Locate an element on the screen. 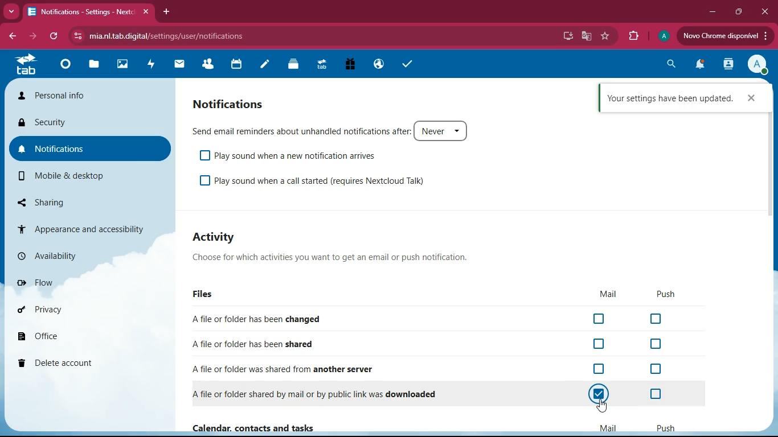  flow is located at coordinates (78, 281).